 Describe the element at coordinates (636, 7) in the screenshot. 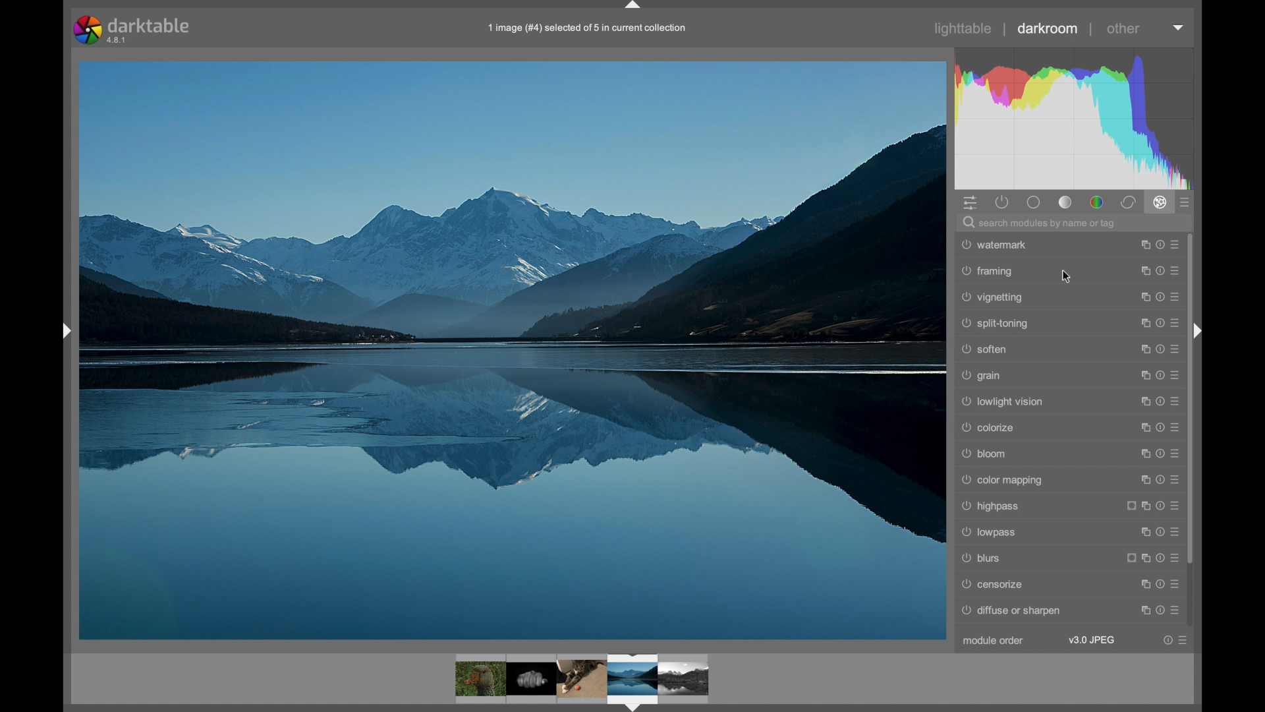

I see `drag handle` at that location.